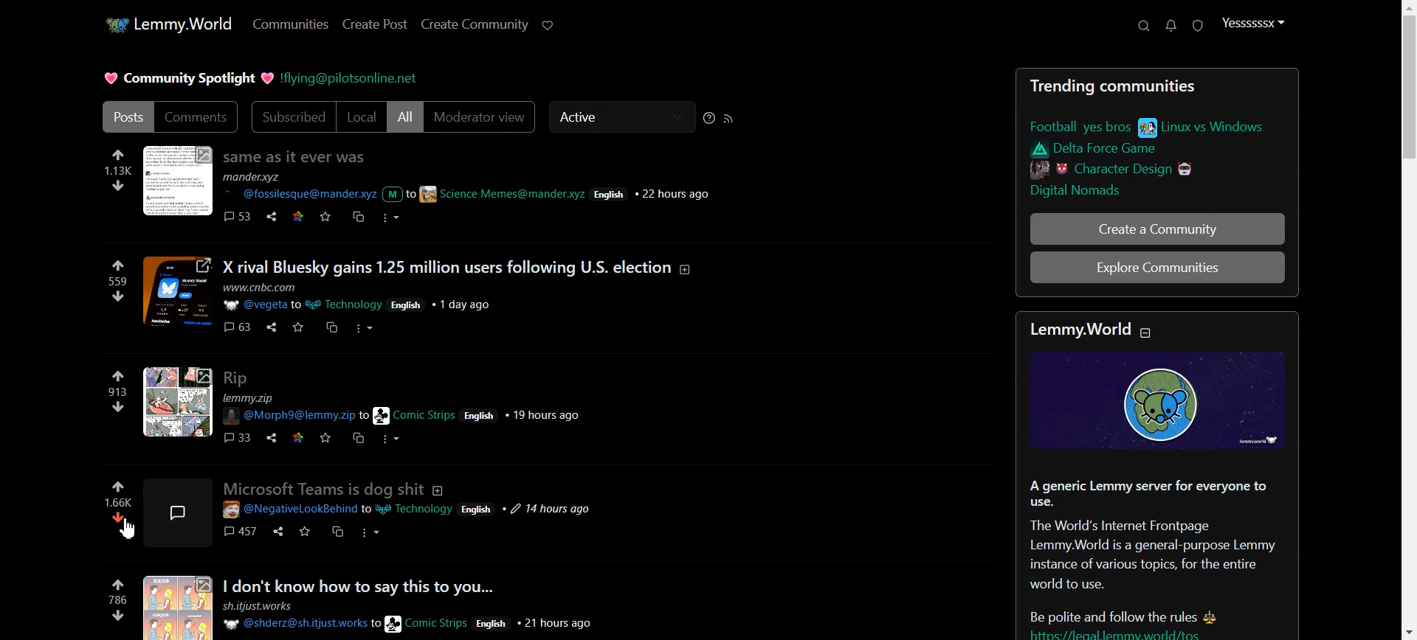 The image size is (1417, 640). I want to click on Create a Community, so click(1159, 229).